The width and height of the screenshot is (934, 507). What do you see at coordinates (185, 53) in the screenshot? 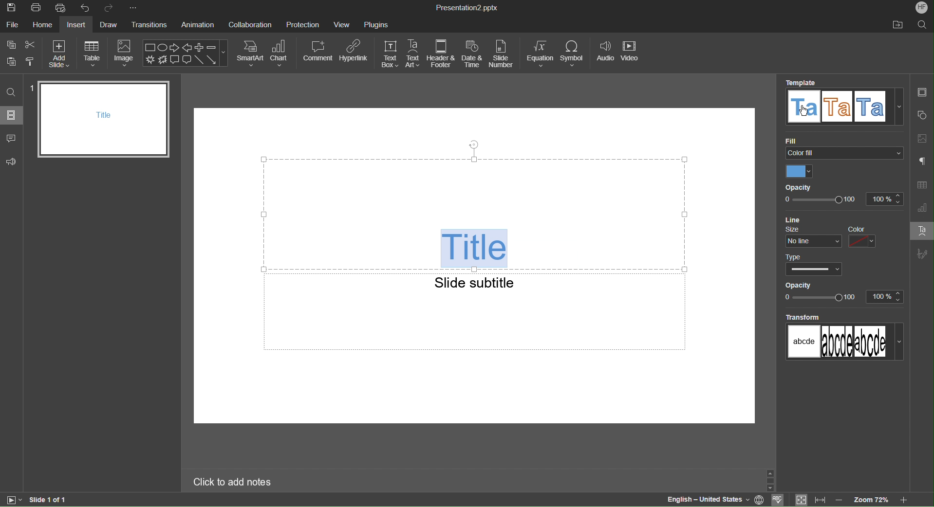
I see `Shape Menu` at bounding box center [185, 53].